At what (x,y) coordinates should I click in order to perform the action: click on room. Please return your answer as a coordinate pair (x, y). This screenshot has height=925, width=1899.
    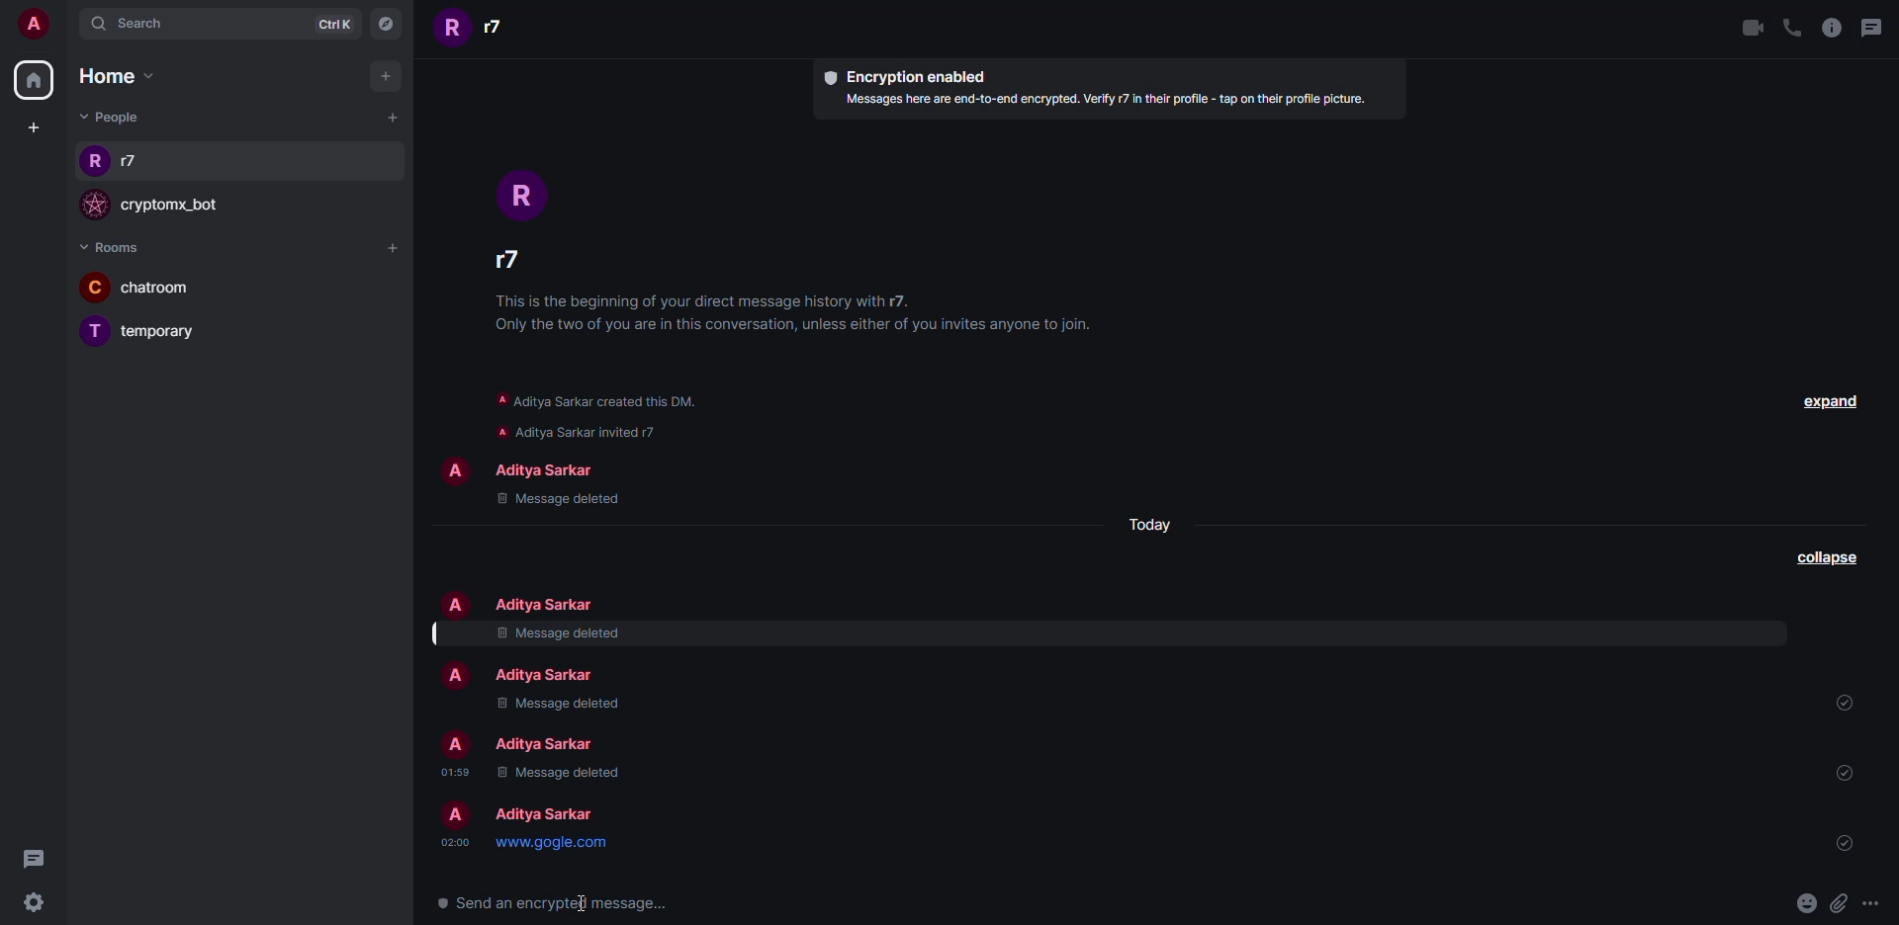
    Looking at the image, I should click on (170, 288).